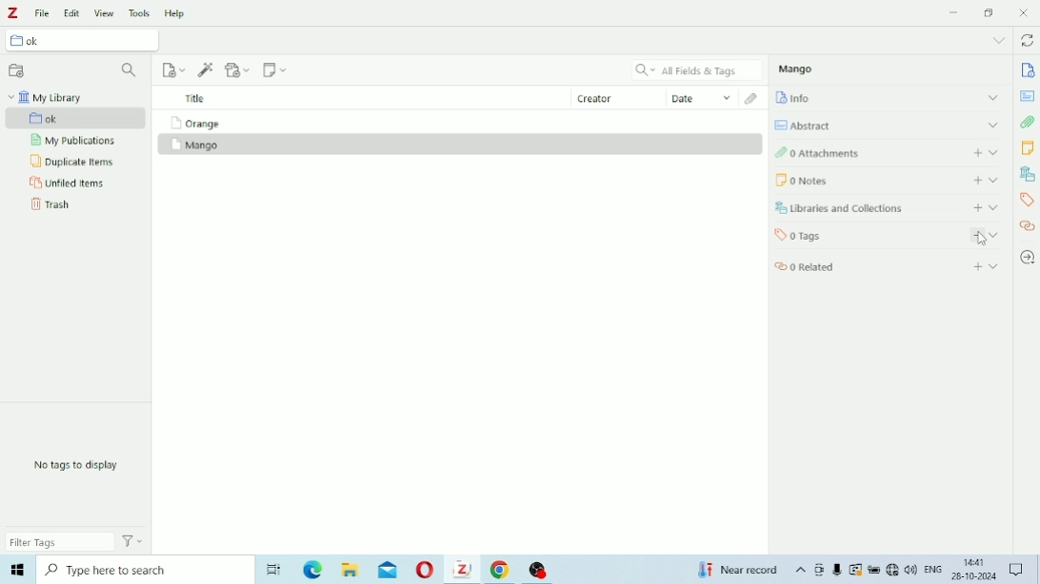 The image size is (1040, 584). What do you see at coordinates (16, 71) in the screenshot?
I see `New Collection` at bounding box center [16, 71].